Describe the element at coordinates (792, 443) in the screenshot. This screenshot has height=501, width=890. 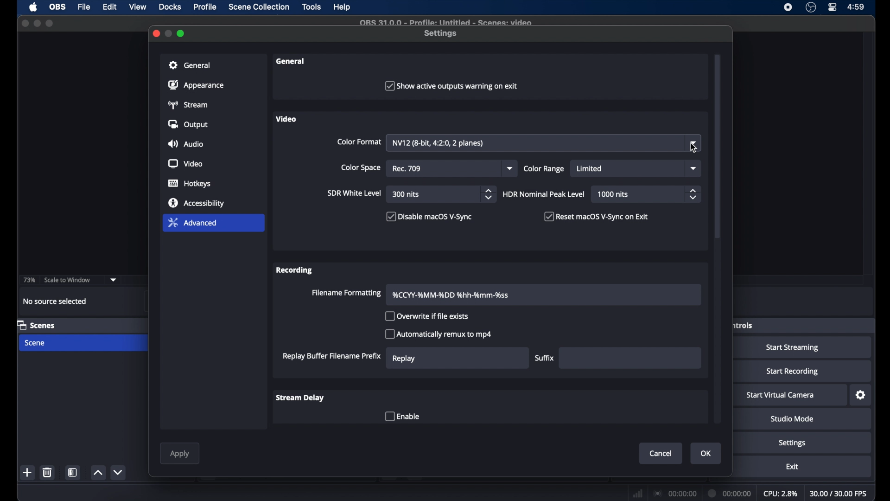
I see `settings` at that location.